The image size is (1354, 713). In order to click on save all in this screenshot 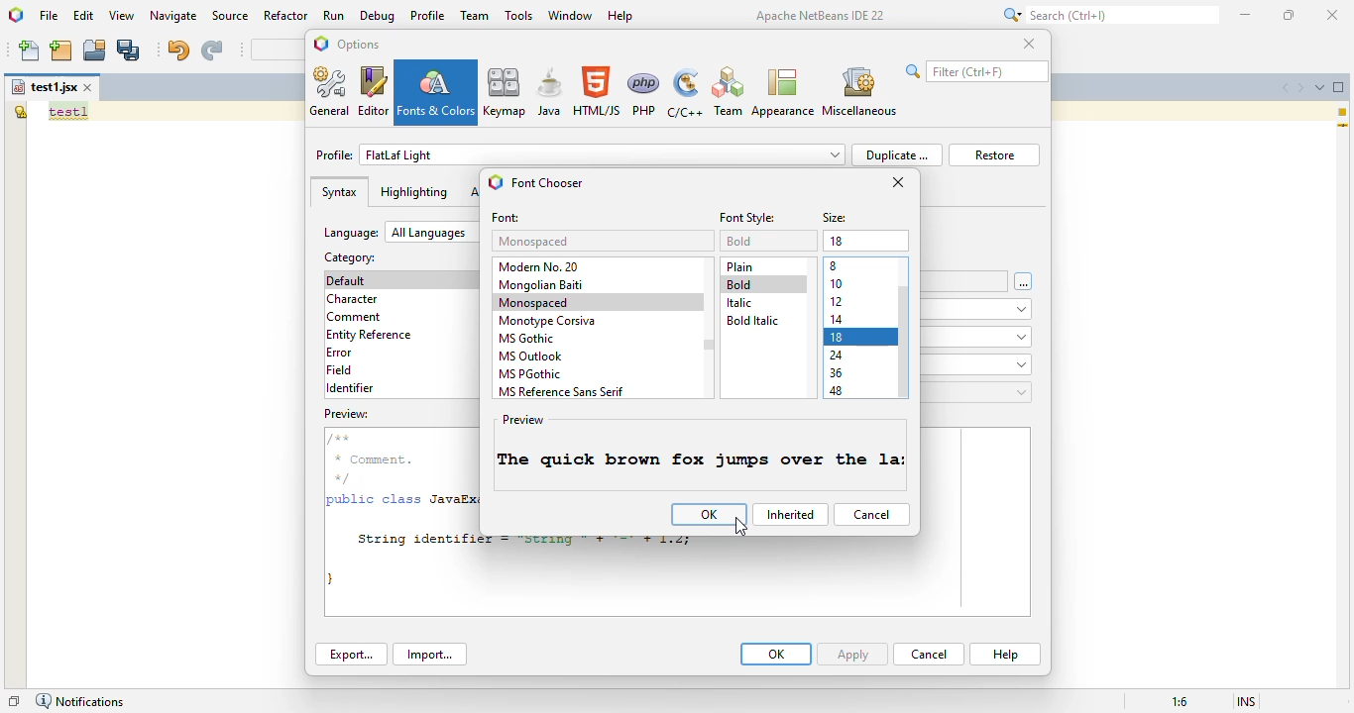, I will do `click(130, 50)`.